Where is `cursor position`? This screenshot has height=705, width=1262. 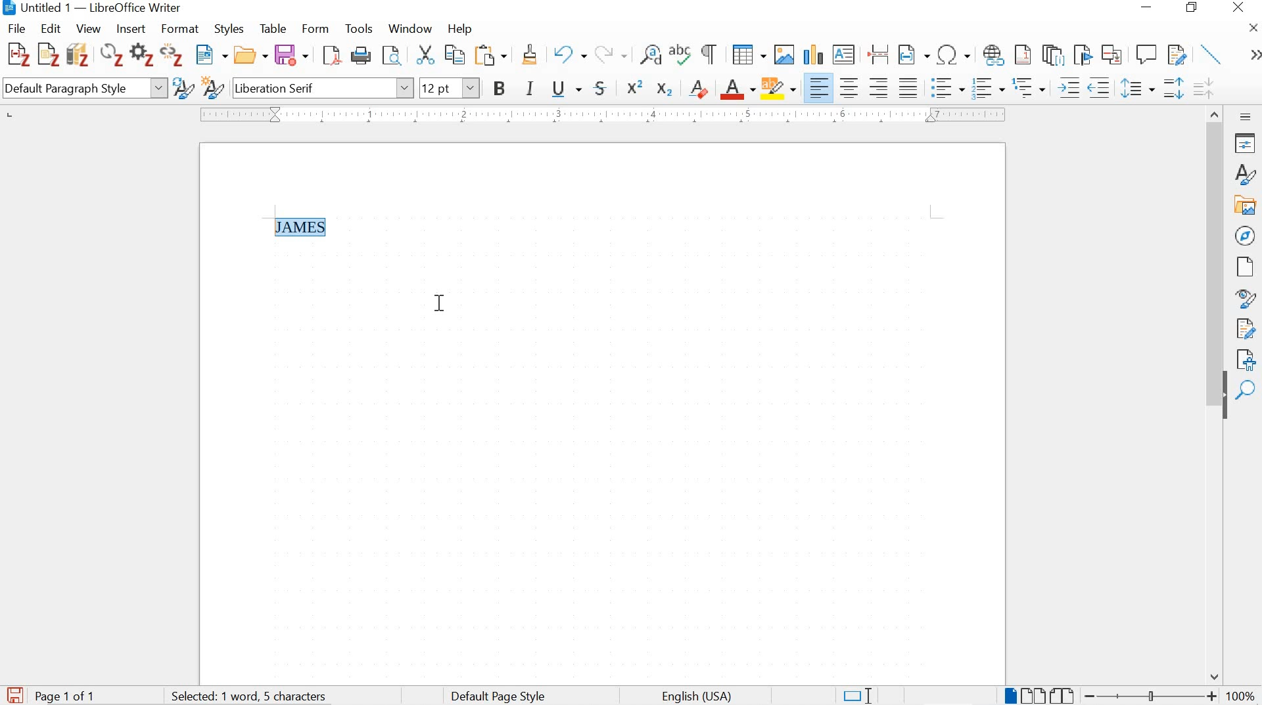 cursor position is located at coordinates (440, 303).